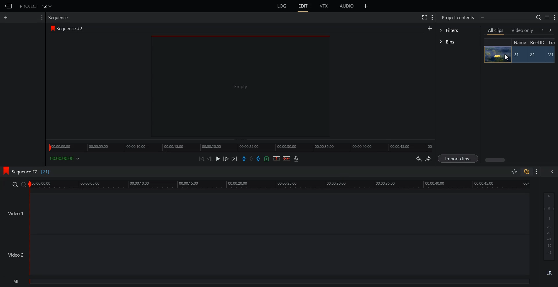 The height and width of the screenshot is (287, 558). I want to click on Redo, so click(428, 159).